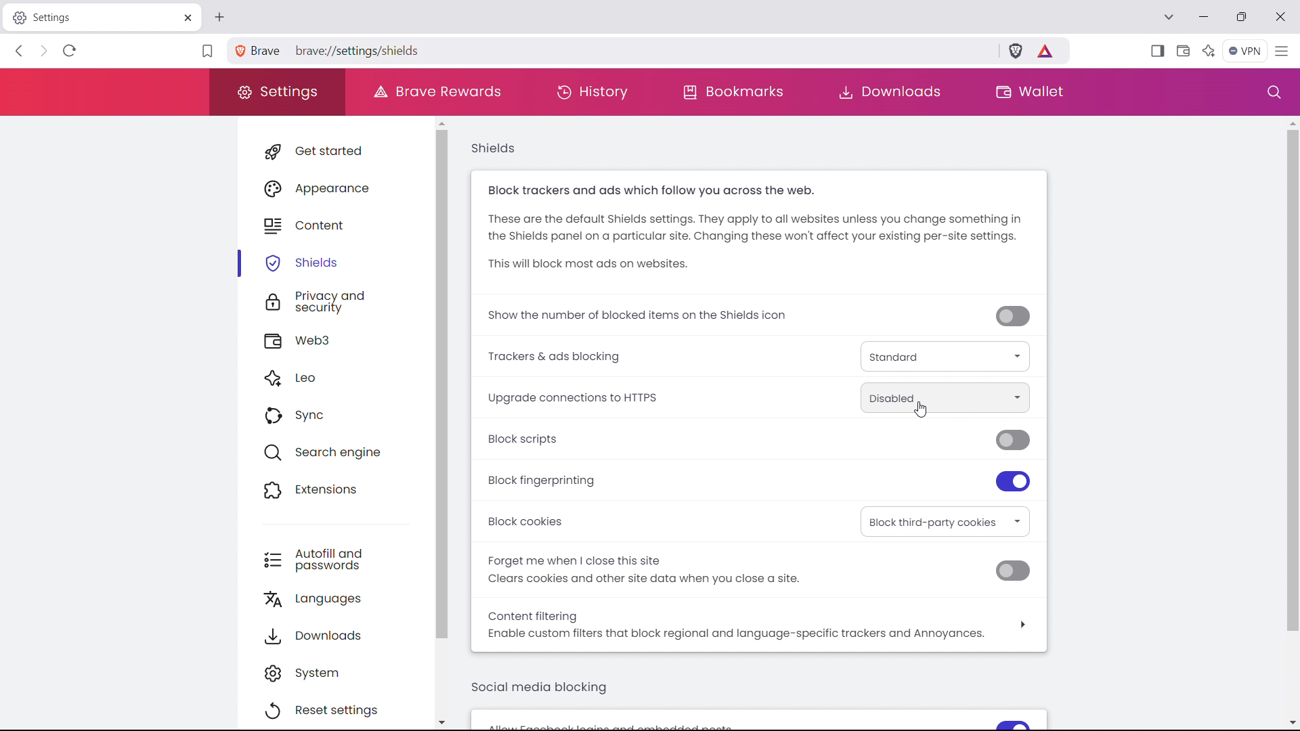 Image resolution: width=1300 pixels, height=731 pixels. Describe the element at coordinates (578, 396) in the screenshot. I see `Upgrade connections to HTTPS` at that location.